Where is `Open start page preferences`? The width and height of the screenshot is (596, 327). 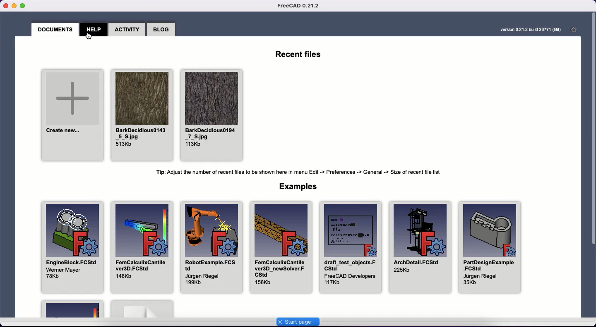 Open start page preferences is located at coordinates (574, 30).